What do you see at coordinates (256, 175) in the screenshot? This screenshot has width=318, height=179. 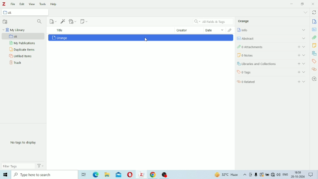 I see `Mic` at bounding box center [256, 175].